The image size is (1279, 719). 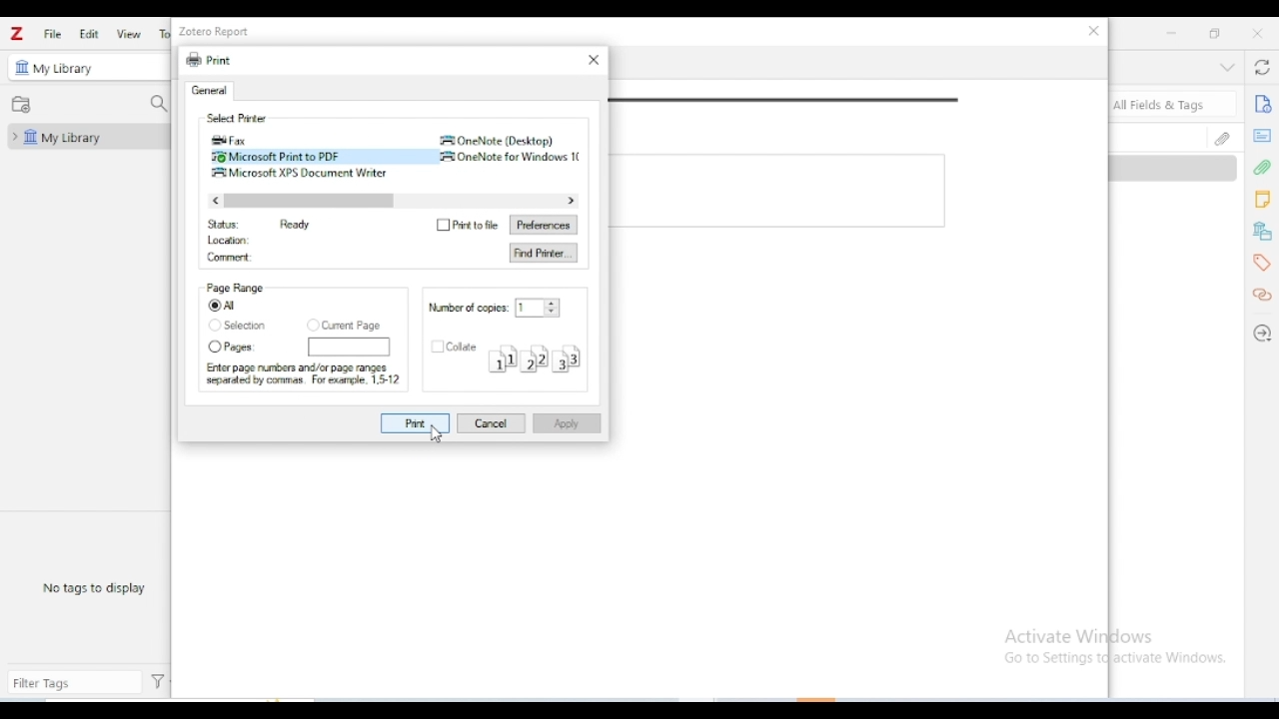 I want to click on locate, so click(x=1261, y=336).